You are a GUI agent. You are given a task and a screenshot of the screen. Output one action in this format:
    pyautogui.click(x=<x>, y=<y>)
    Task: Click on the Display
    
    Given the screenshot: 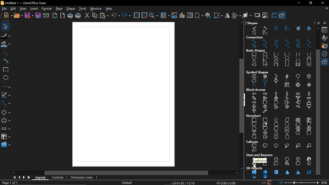 What is the action you would take?
    pyautogui.click(x=123, y=93)
    